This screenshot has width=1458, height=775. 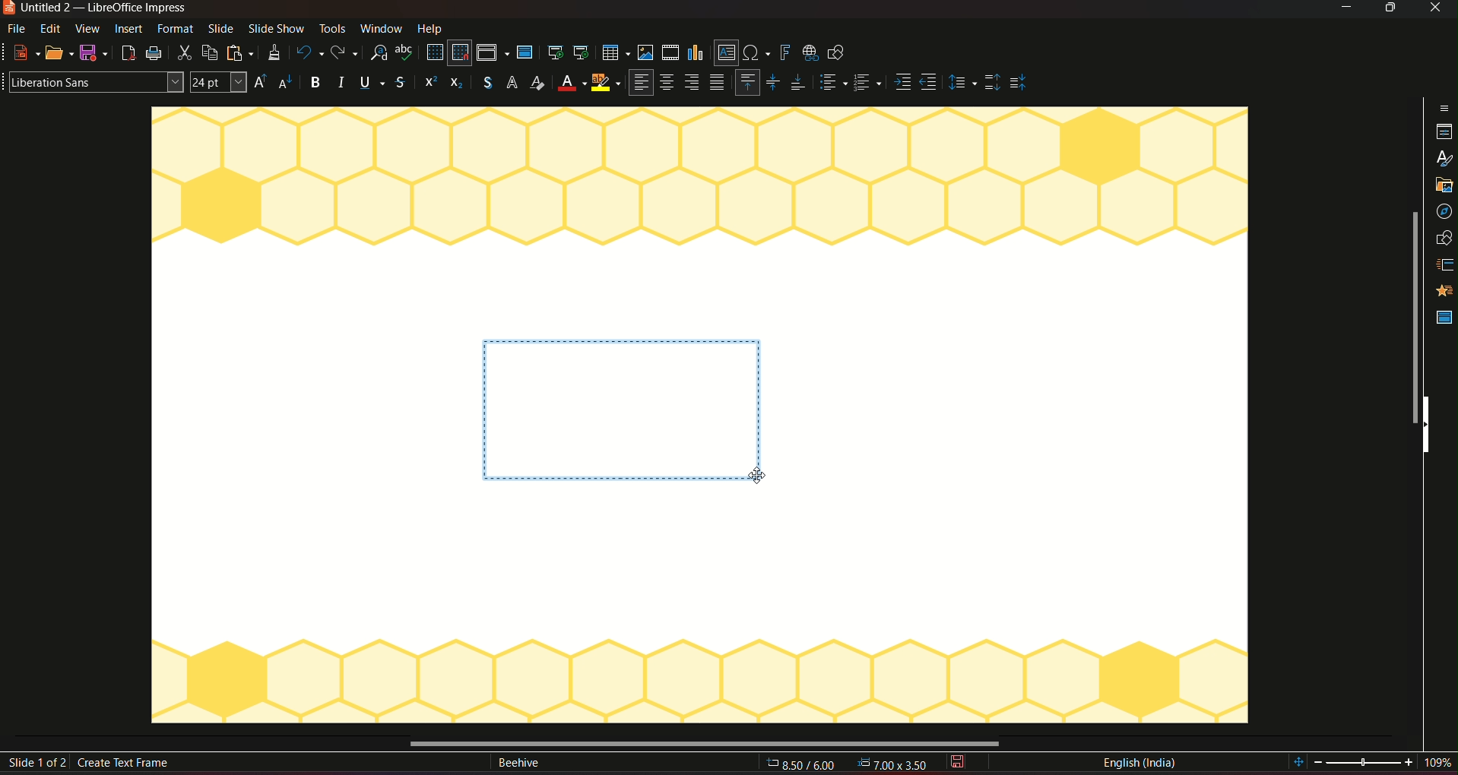 I want to click on create text frame, so click(x=131, y=764).